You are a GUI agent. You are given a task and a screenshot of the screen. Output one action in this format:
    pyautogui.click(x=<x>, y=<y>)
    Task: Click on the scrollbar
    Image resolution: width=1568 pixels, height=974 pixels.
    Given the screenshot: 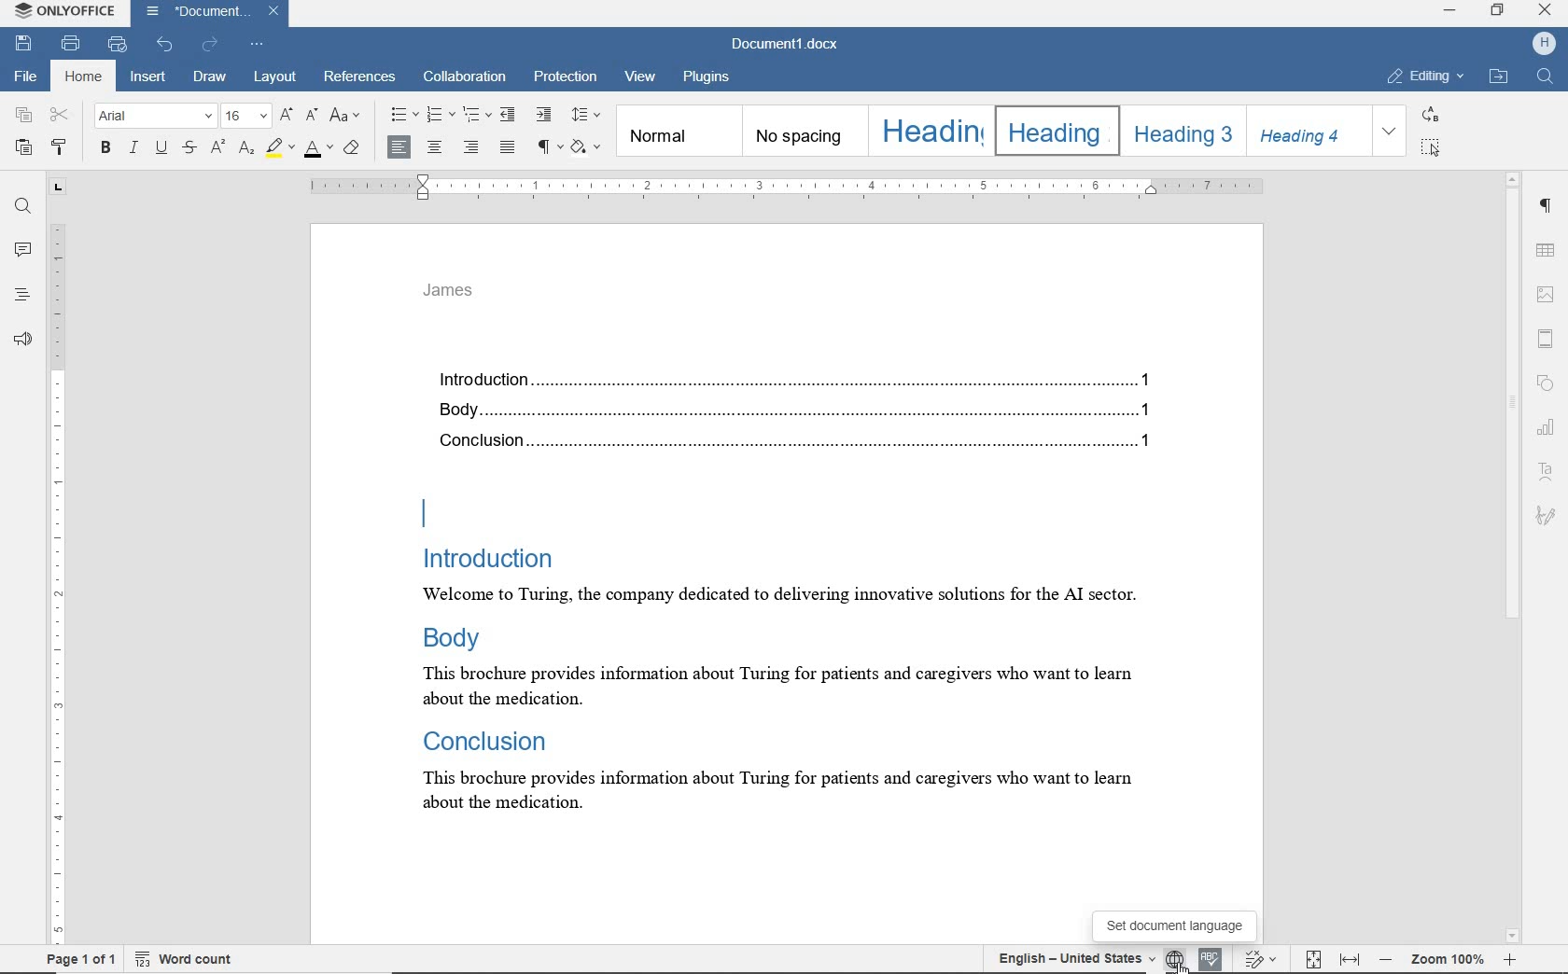 What is the action you would take?
    pyautogui.click(x=1513, y=557)
    